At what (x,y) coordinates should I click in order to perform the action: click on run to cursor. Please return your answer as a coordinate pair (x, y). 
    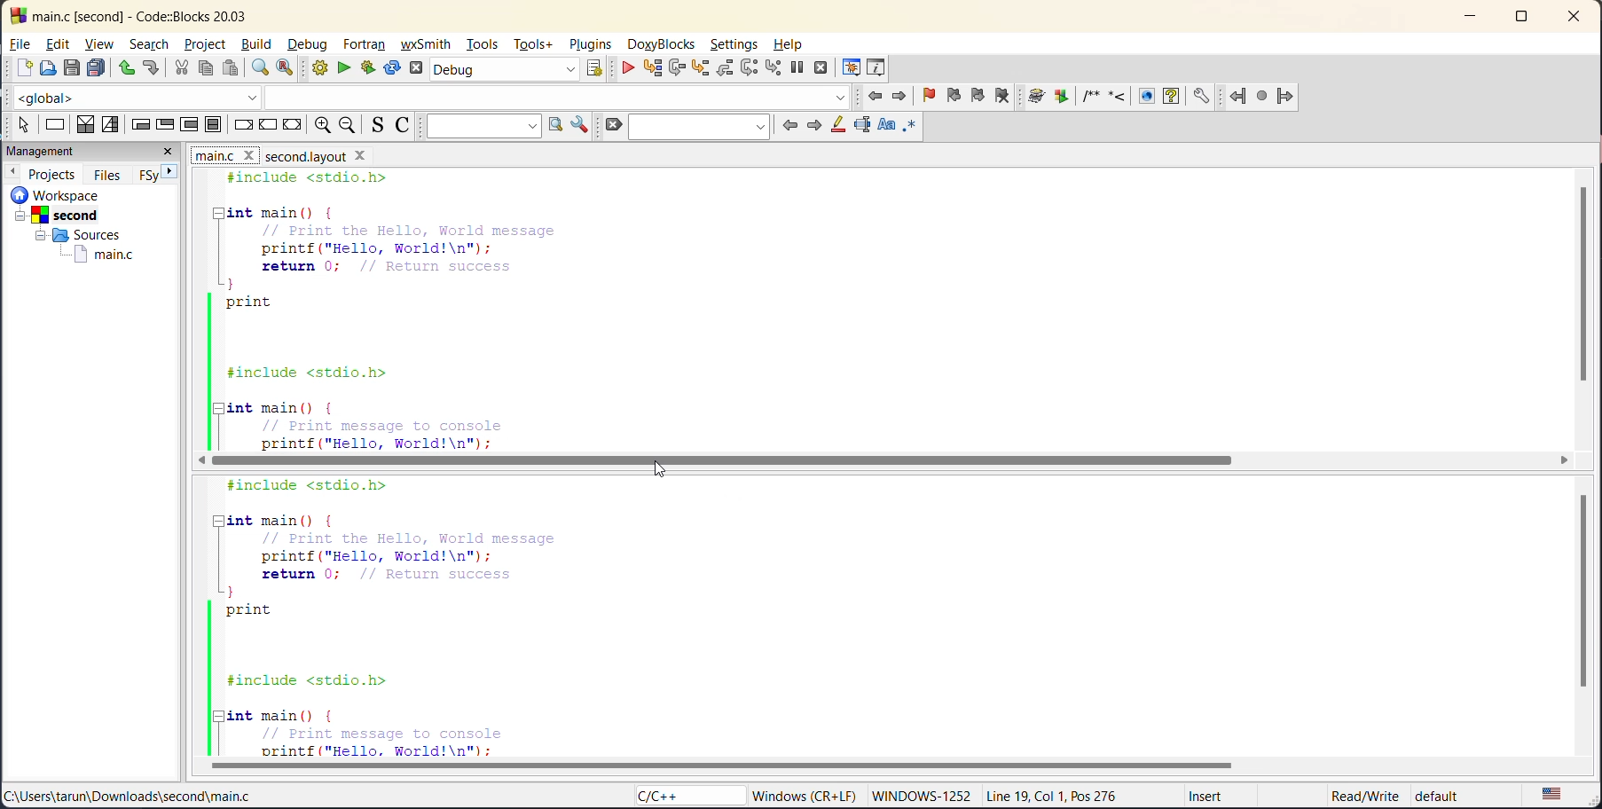
    Looking at the image, I should click on (652, 68).